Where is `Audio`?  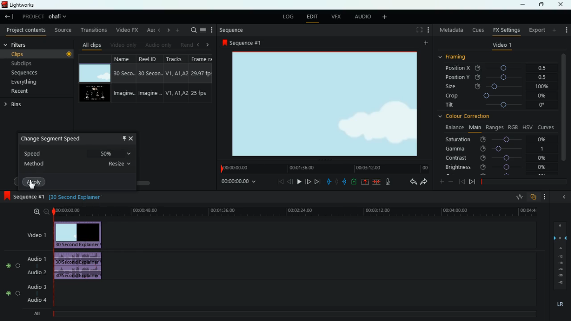
Audio is located at coordinates (12, 293).